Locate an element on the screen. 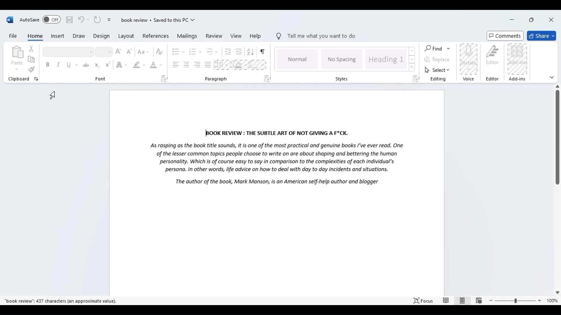 This screenshot has height=315, width=561. “book review’: 437 characters (an approximate value). is located at coordinates (61, 301).